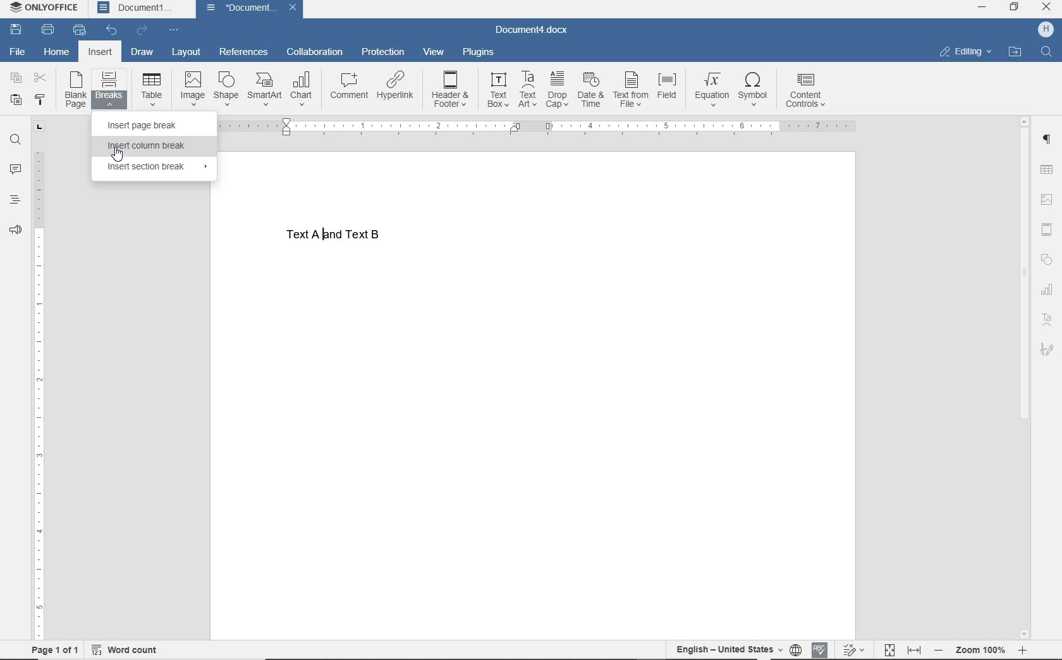 The width and height of the screenshot is (1062, 660). I want to click on TEXT ART, so click(1047, 319).